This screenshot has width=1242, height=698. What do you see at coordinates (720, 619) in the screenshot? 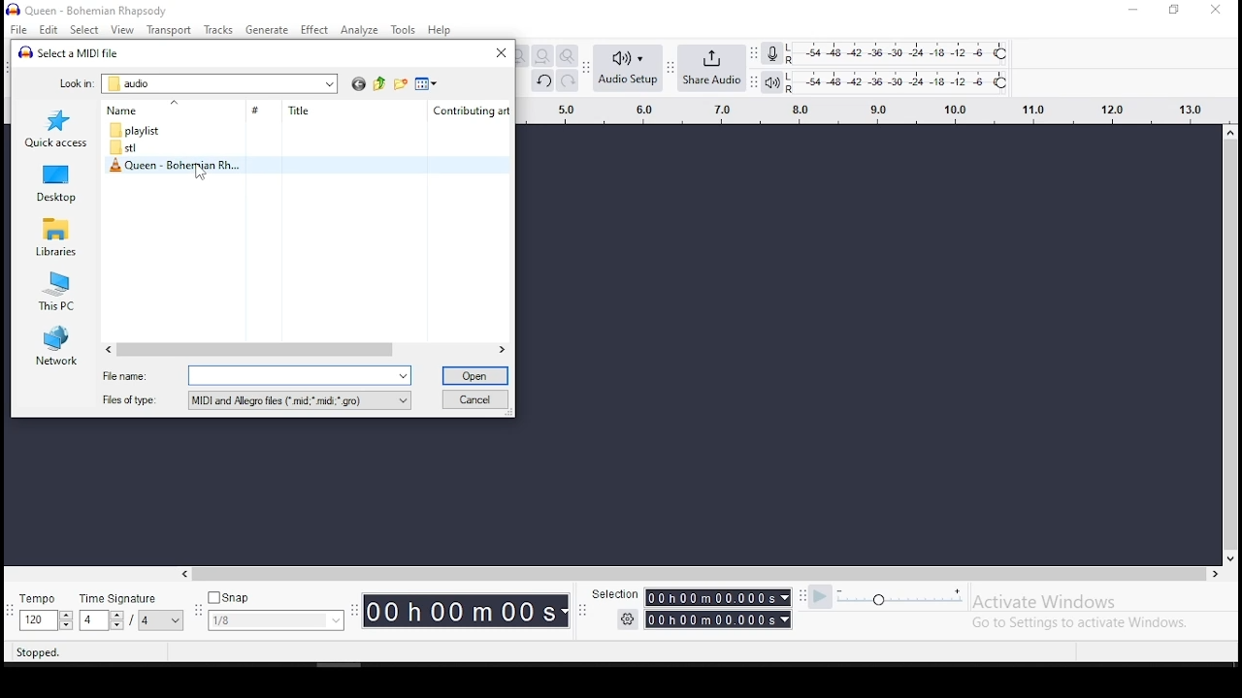
I see `00h00m00s` at bounding box center [720, 619].